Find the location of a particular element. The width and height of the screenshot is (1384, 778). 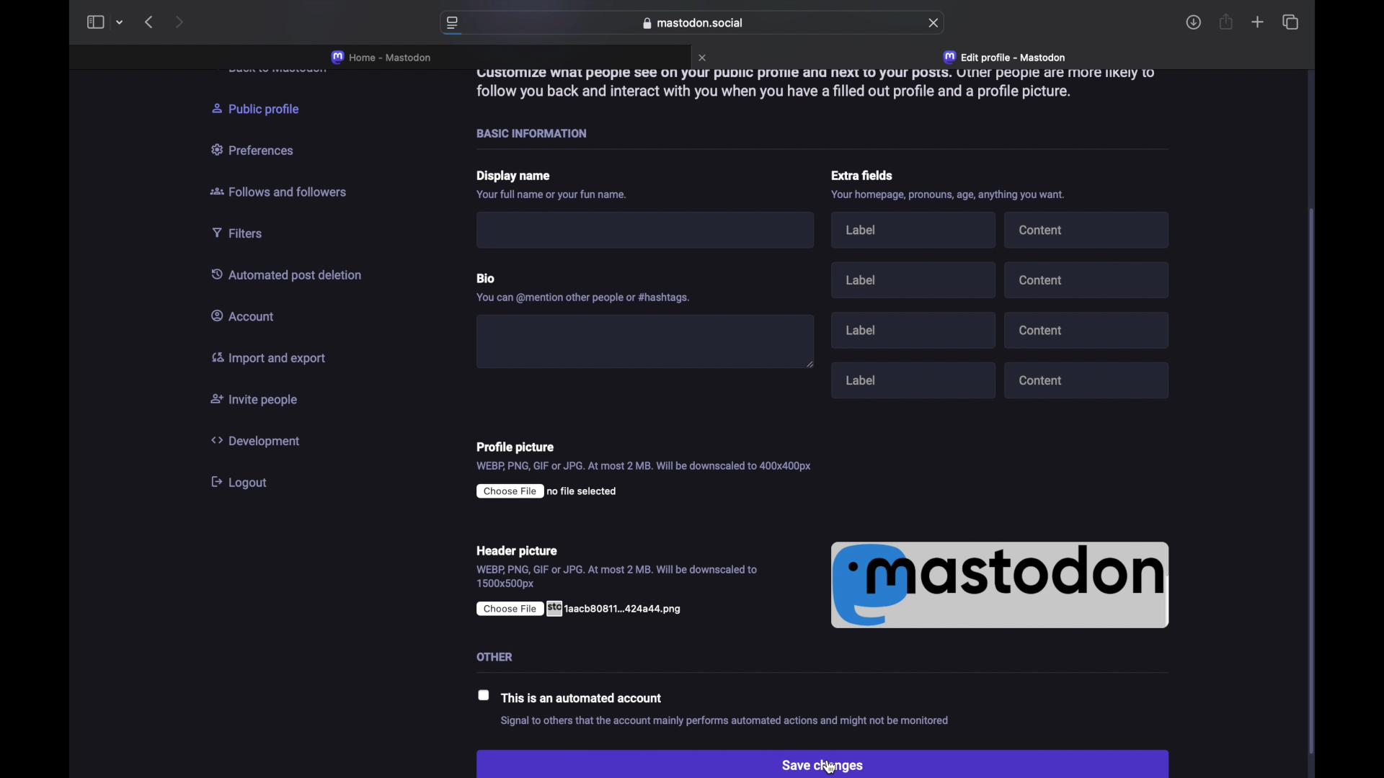

Header picture is located at coordinates (534, 551).